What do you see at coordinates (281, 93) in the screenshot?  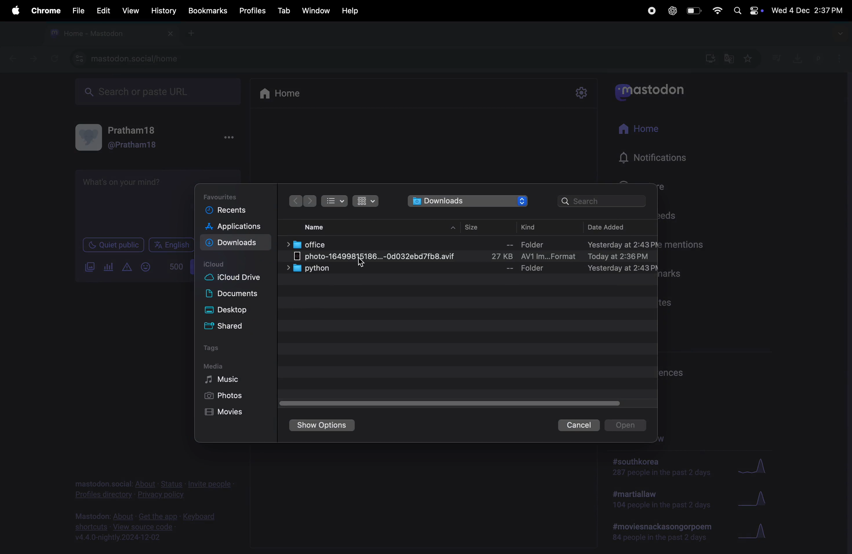 I see `Home` at bounding box center [281, 93].